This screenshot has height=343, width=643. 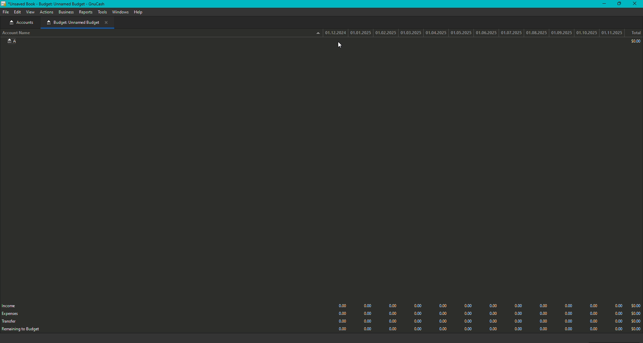 I want to click on Windows, so click(x=120, y=12).